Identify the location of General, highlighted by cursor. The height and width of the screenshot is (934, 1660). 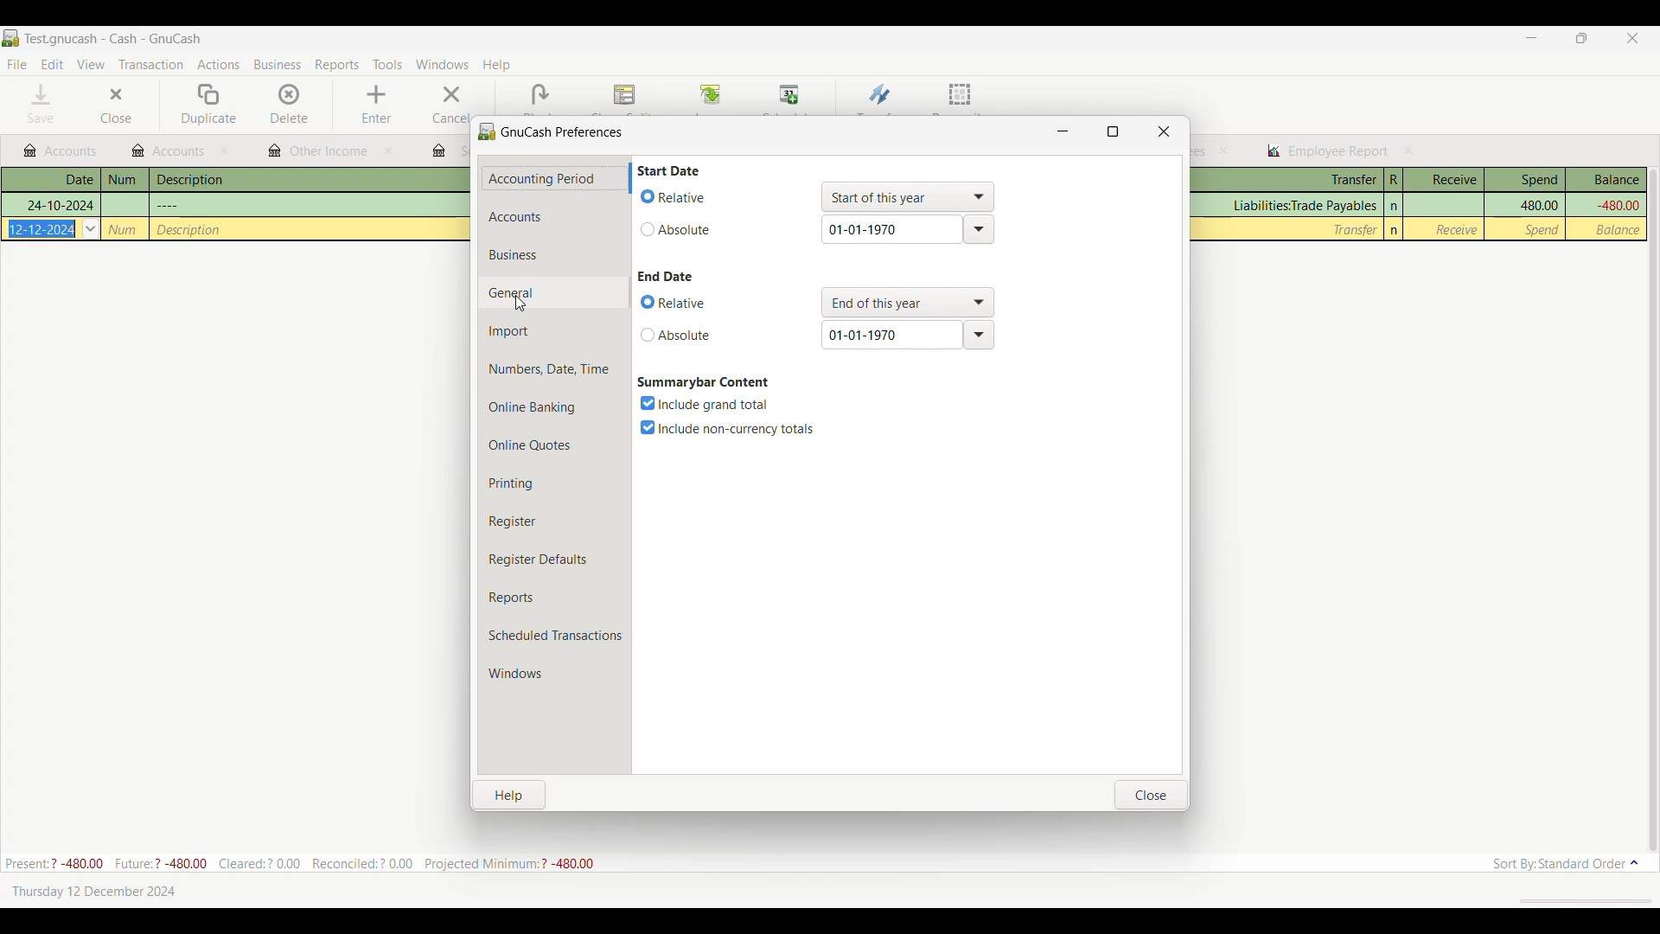
(553, 292).